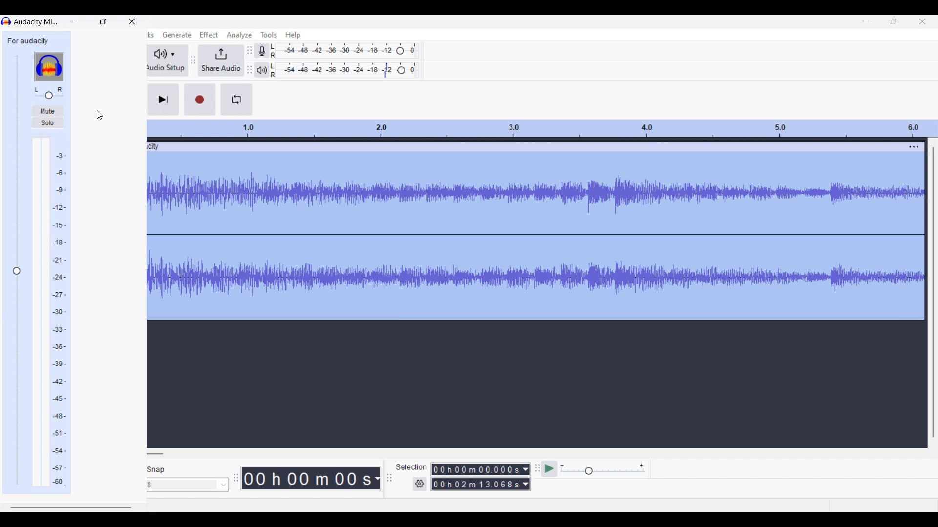 This screenshot has width=938, height=527. Describe the element at coordinates (28, 41) in the screenshot. I see `Project name` at that location.